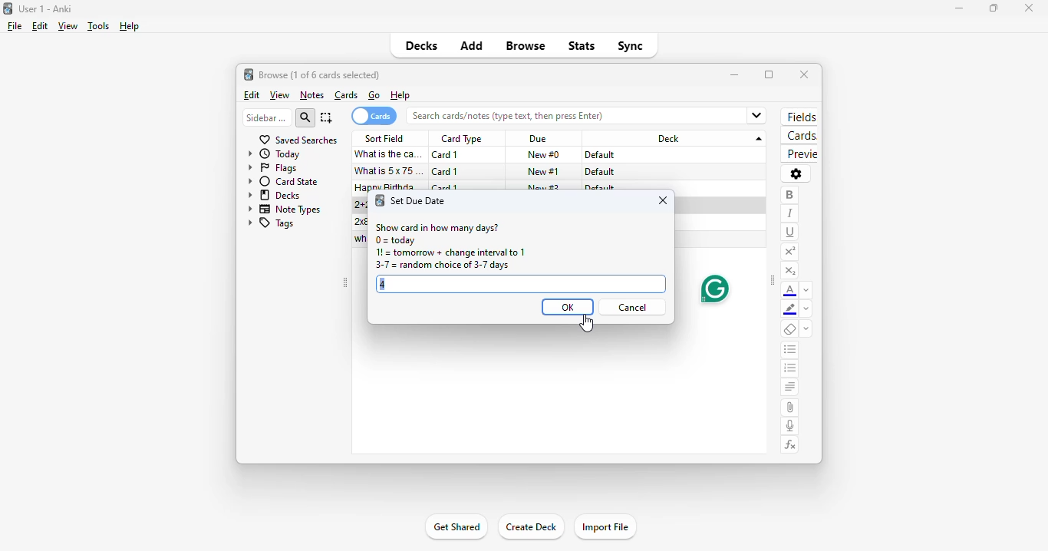 The width and height of the screenshot is (1048, 551). Describe the element at coordinates (391, 170) in the screenshot. I see `what is 5x75=?` at that location.